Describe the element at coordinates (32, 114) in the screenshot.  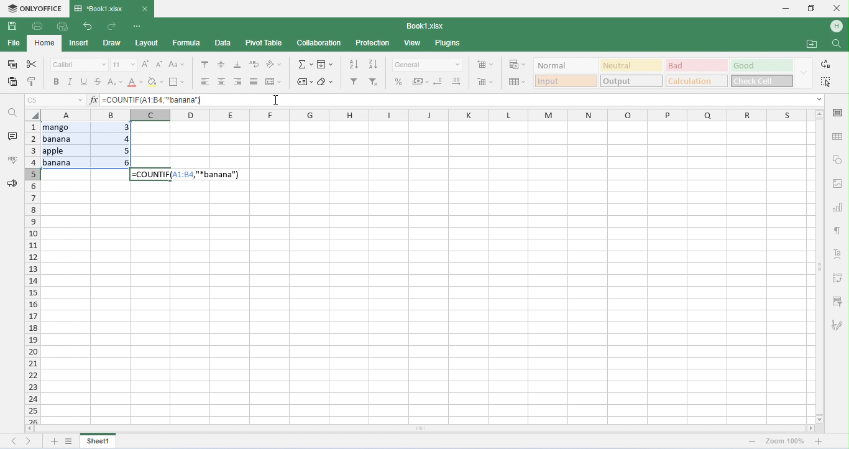
I see `select all cells` at that location.